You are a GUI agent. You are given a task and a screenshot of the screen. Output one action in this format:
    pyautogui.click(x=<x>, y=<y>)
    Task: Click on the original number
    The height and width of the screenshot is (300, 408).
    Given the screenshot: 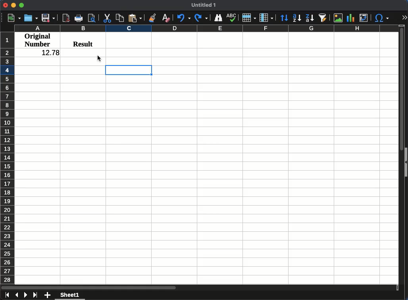 What is the action you would take?
    pyautogui.click(x=37, y=40)
    